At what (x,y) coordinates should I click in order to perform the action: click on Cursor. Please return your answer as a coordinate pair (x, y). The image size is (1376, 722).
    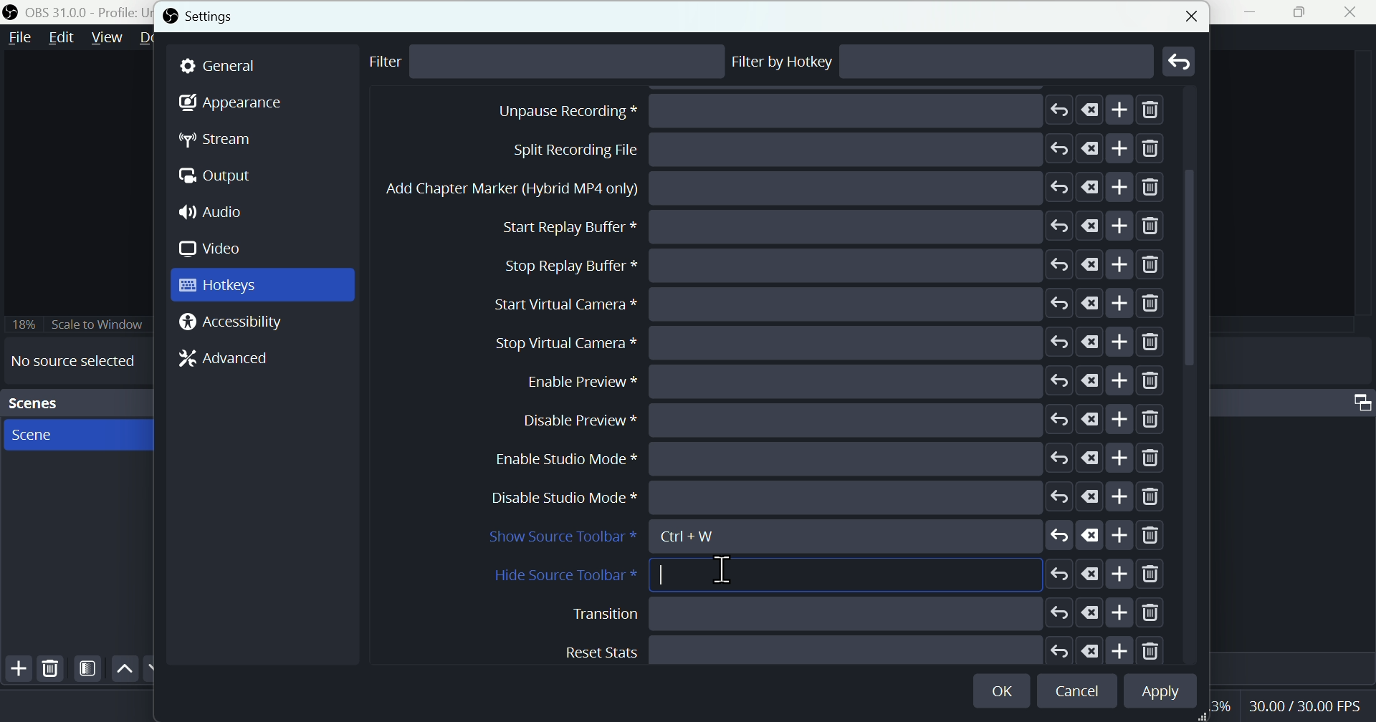
    Looking at the image, I should click on (723, 569).